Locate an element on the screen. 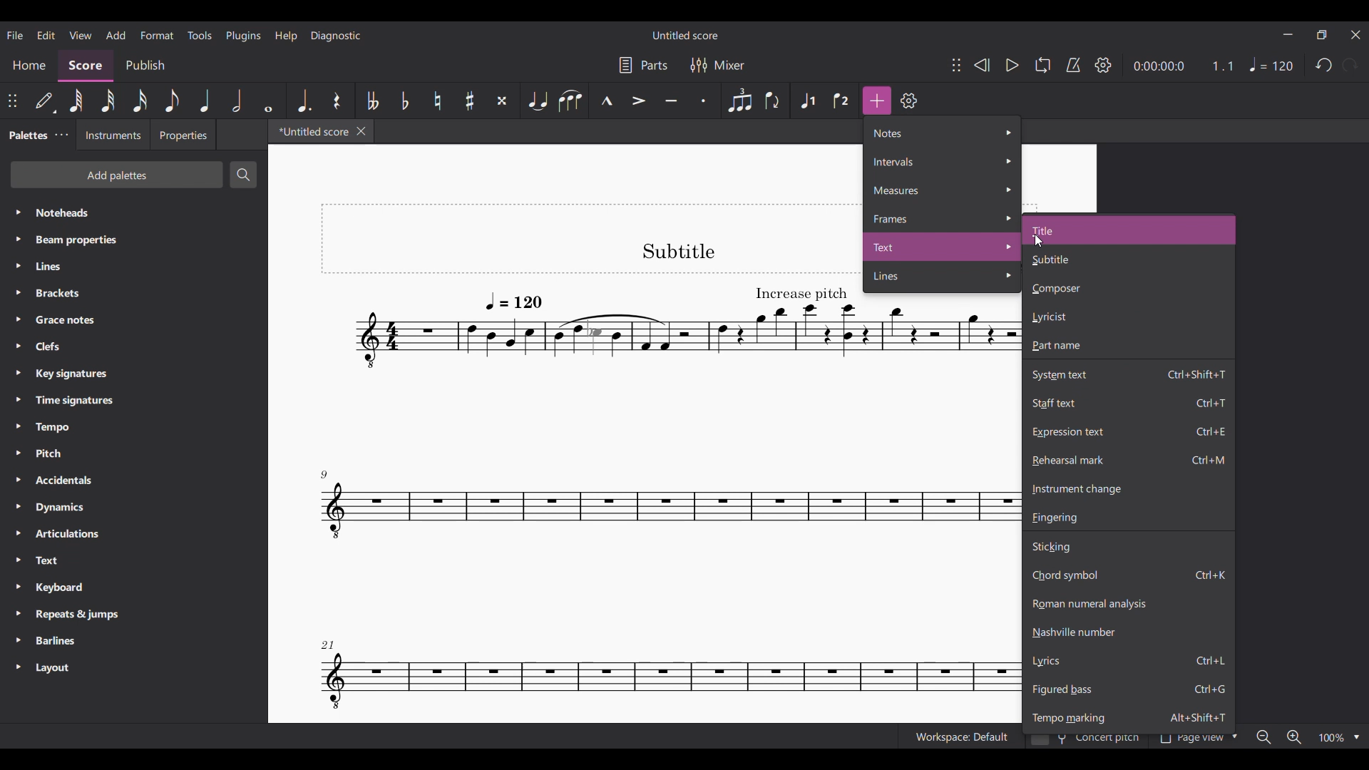 This screenshot has height=770, width=1369. Parts settings is located at coordinates (643, 65).